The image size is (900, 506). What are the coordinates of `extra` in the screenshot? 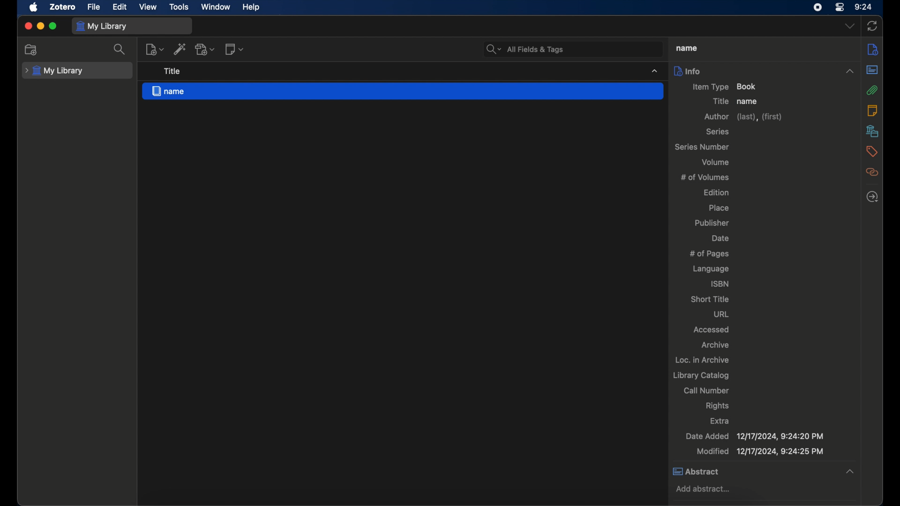 It's located at (720, 420).